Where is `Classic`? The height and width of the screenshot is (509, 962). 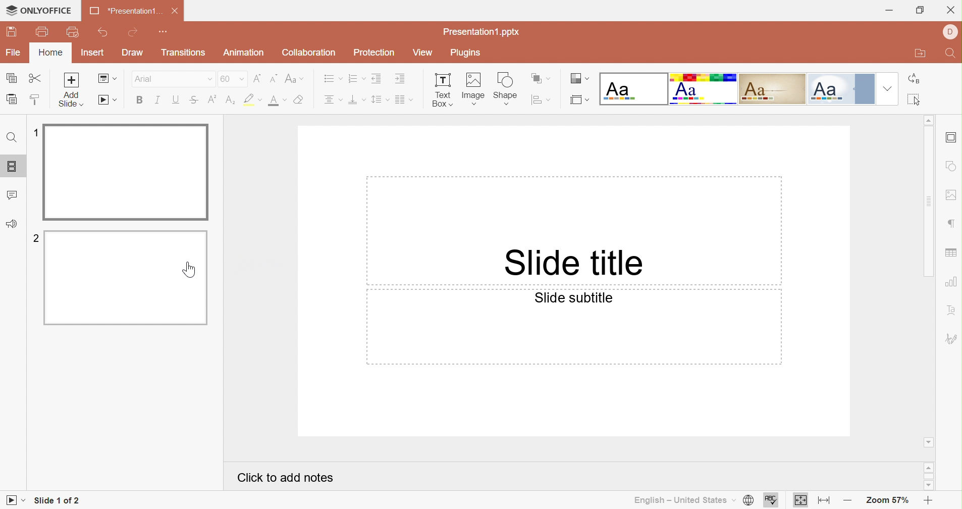 Classic is located at coordinates (771, 89).